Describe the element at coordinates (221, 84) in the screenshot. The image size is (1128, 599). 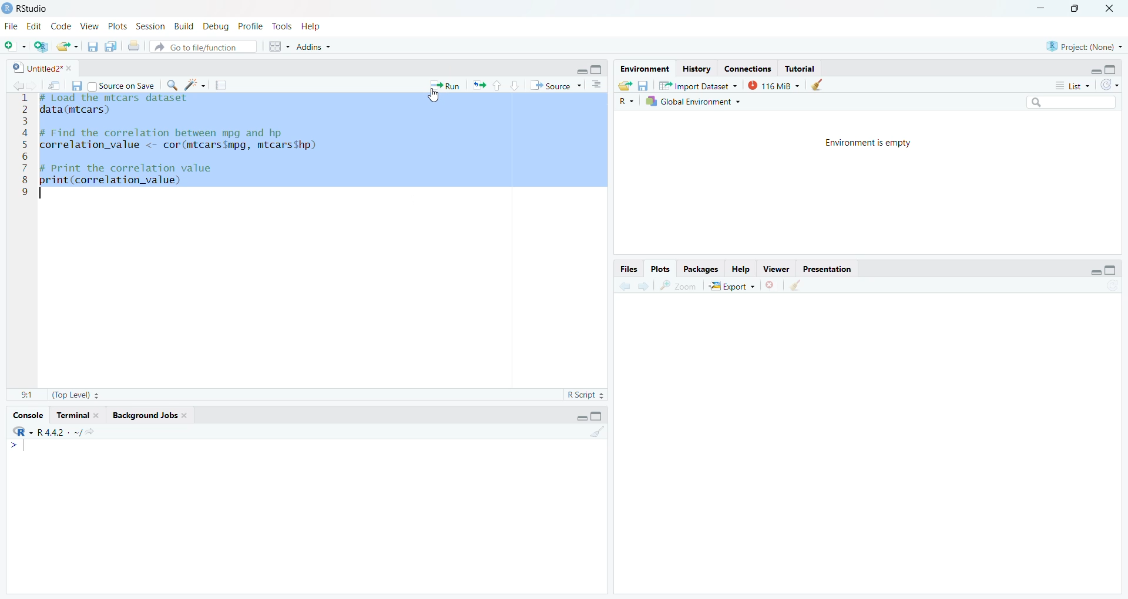
I see `Compile Report (Ctrl + Shift + K)` at that location.